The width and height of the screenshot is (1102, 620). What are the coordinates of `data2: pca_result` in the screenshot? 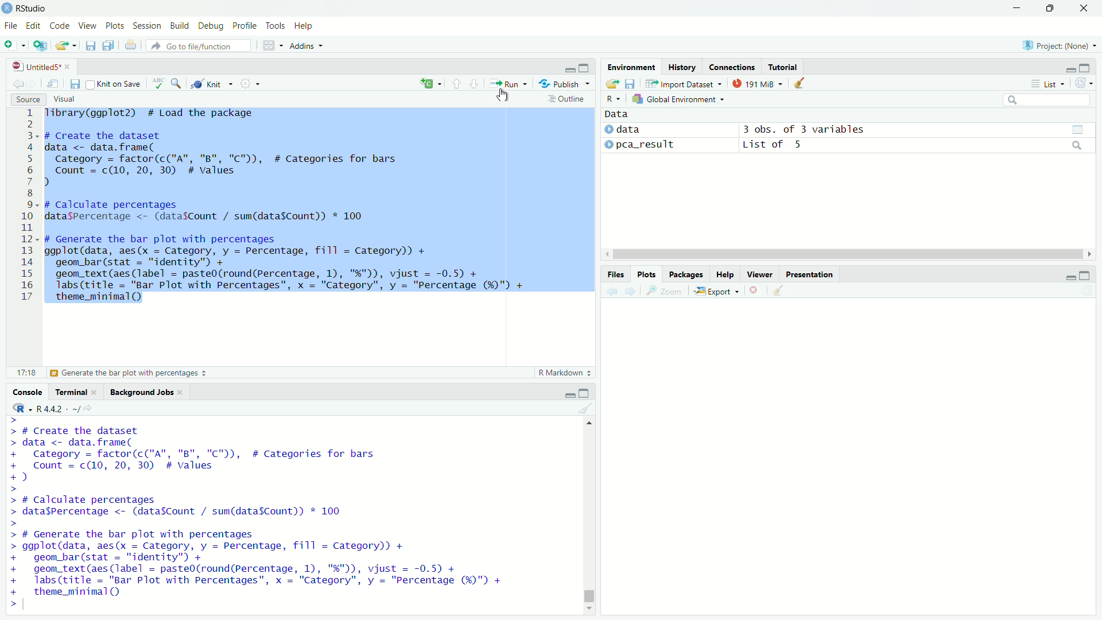 It's located at (649, 145).